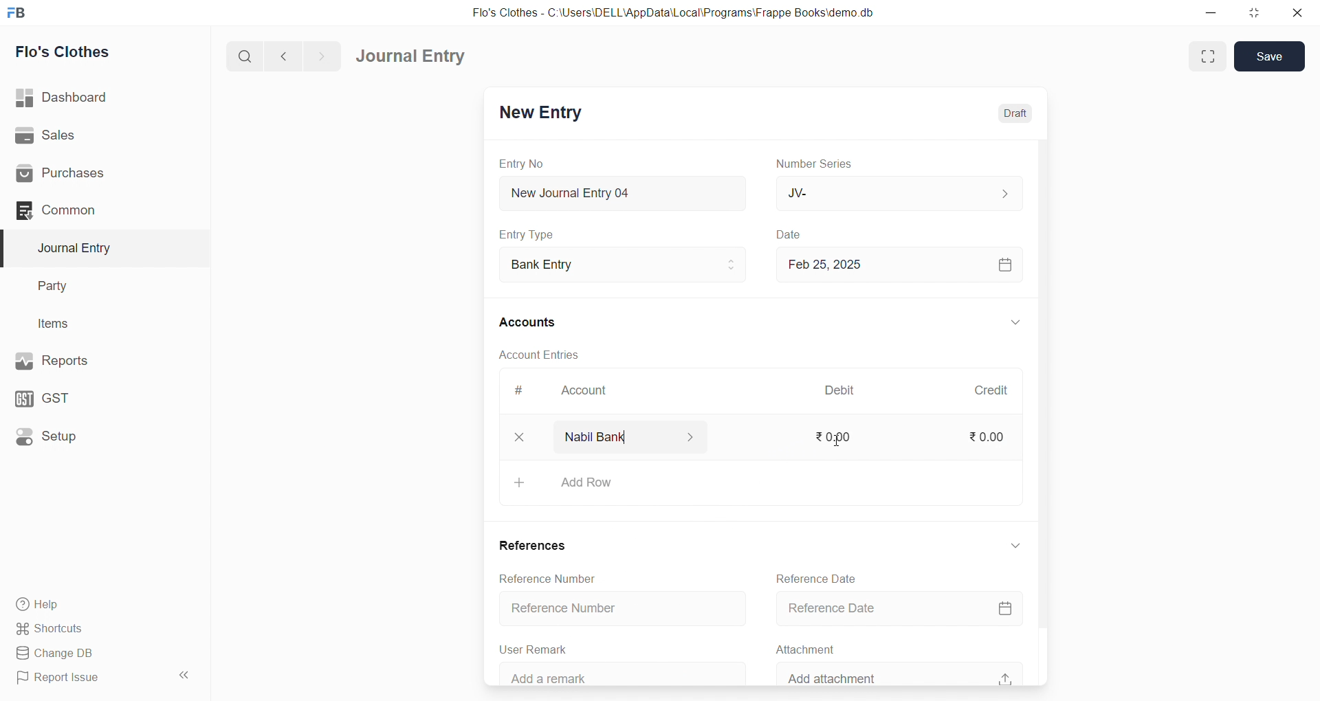  I want to click on Help, so click(100, 603).